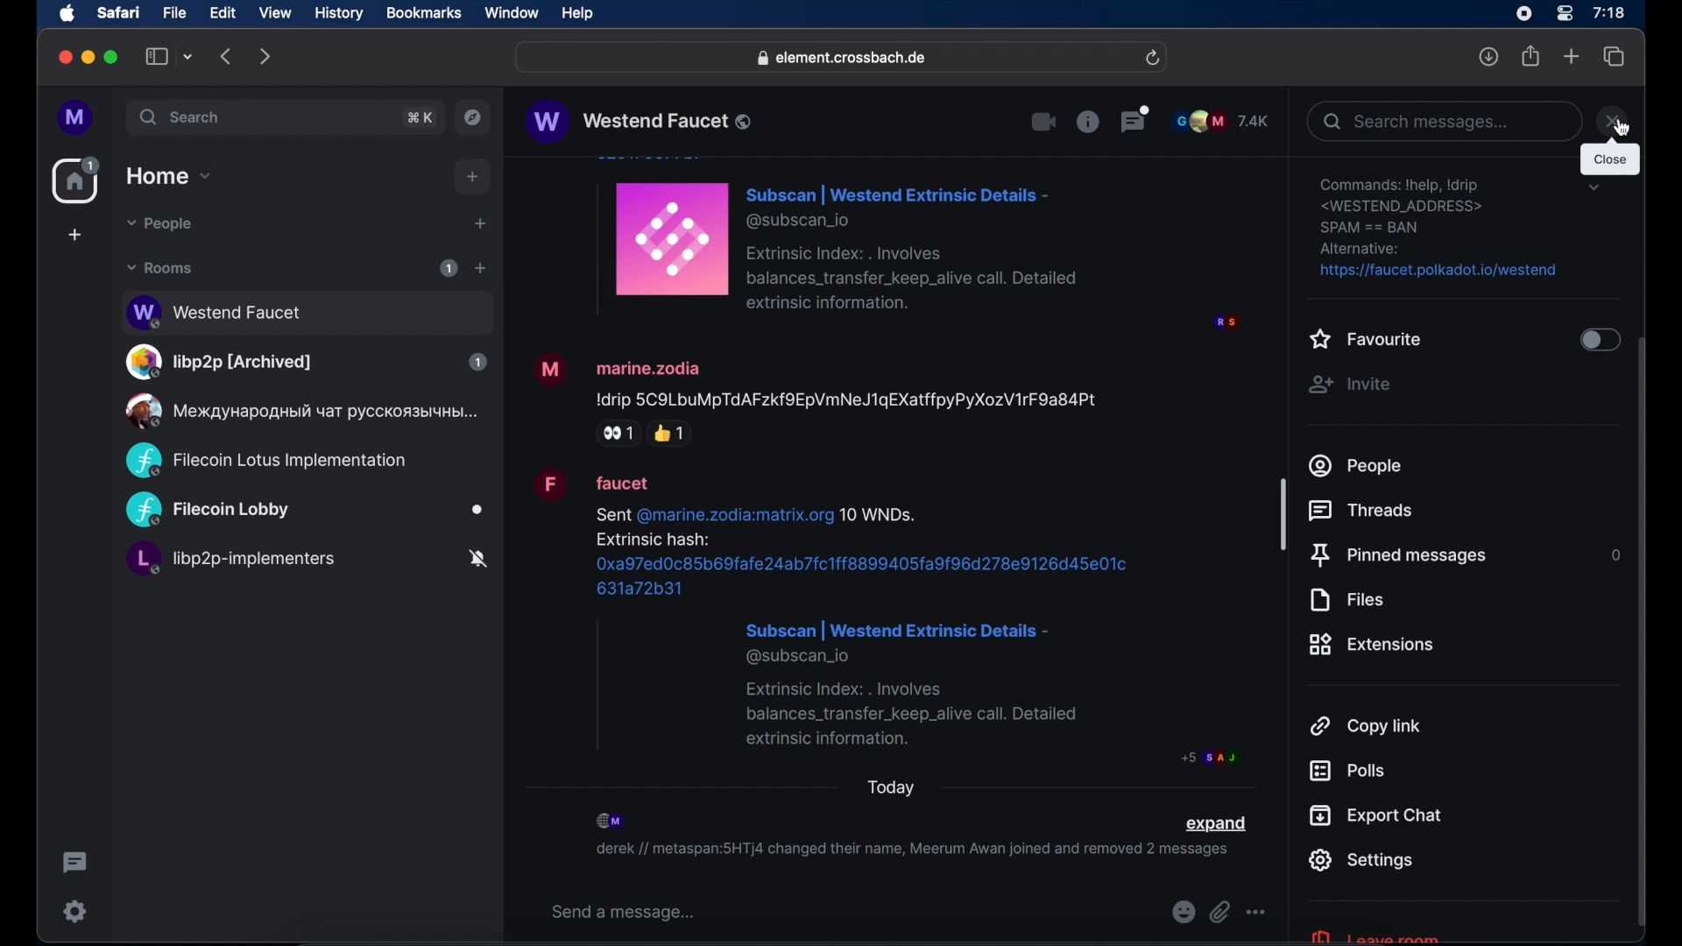 Image resolution: width=1682 pixels, height=946 pixels. I want to click on public room, so click(306, 561).